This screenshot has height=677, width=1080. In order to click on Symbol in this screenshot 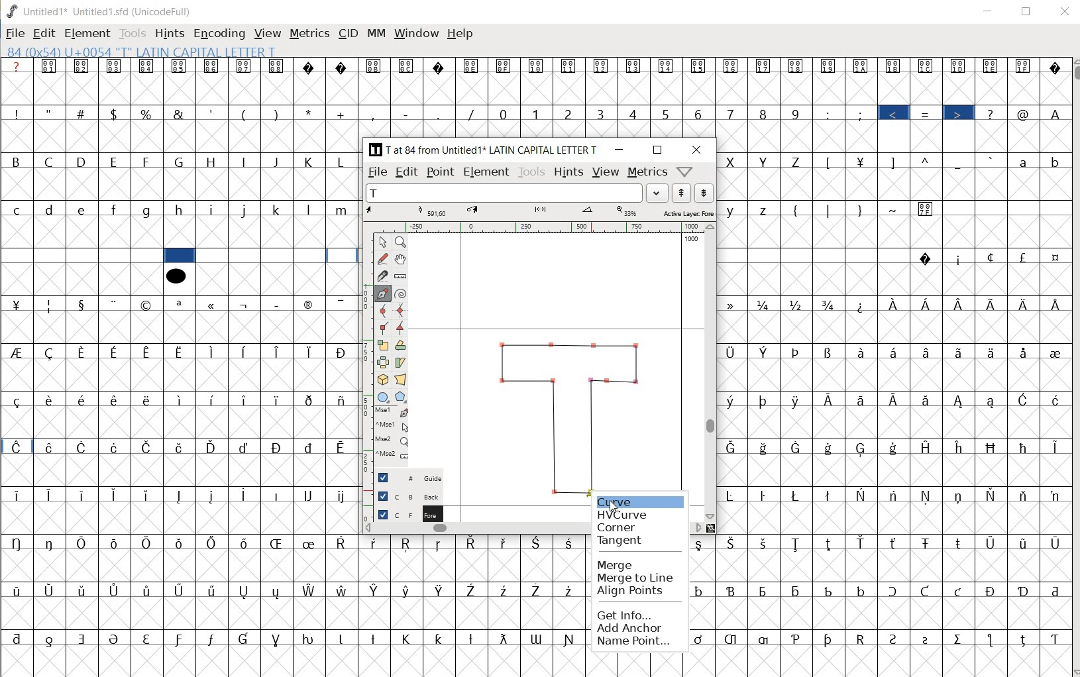, I will do `click(927, 66)`.